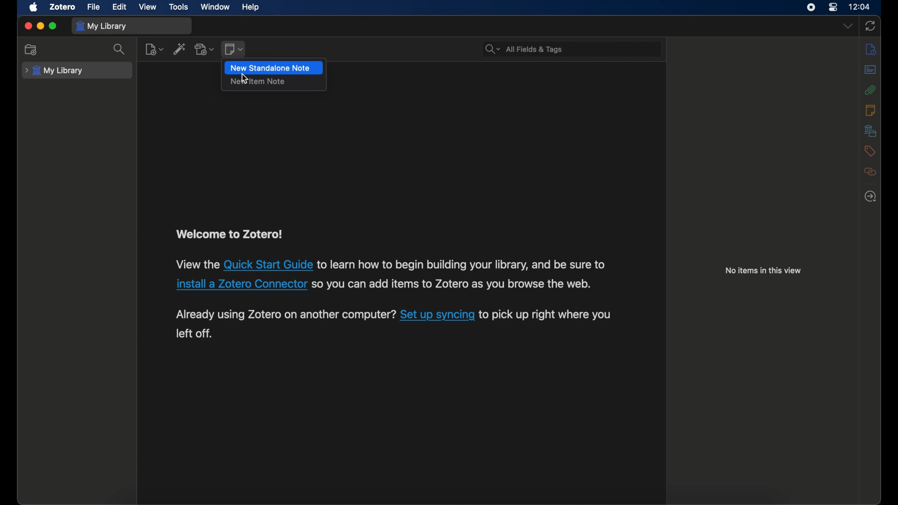 The height and width of the screenshot is (505, 898). I want to click on control center, so click(833, 7).